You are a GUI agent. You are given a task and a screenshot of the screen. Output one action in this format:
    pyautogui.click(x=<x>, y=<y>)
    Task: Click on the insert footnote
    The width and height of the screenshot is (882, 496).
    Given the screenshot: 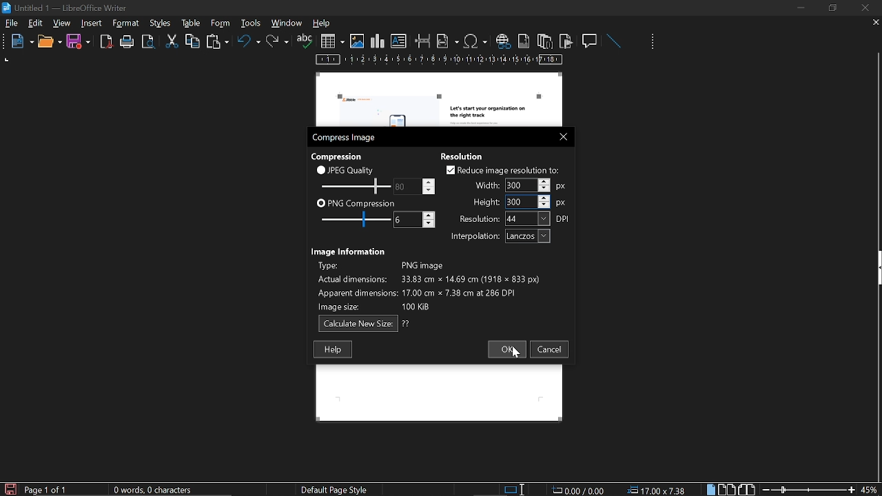 What is the action you would take?
    pyautogui.click(x=522, y=41)
    